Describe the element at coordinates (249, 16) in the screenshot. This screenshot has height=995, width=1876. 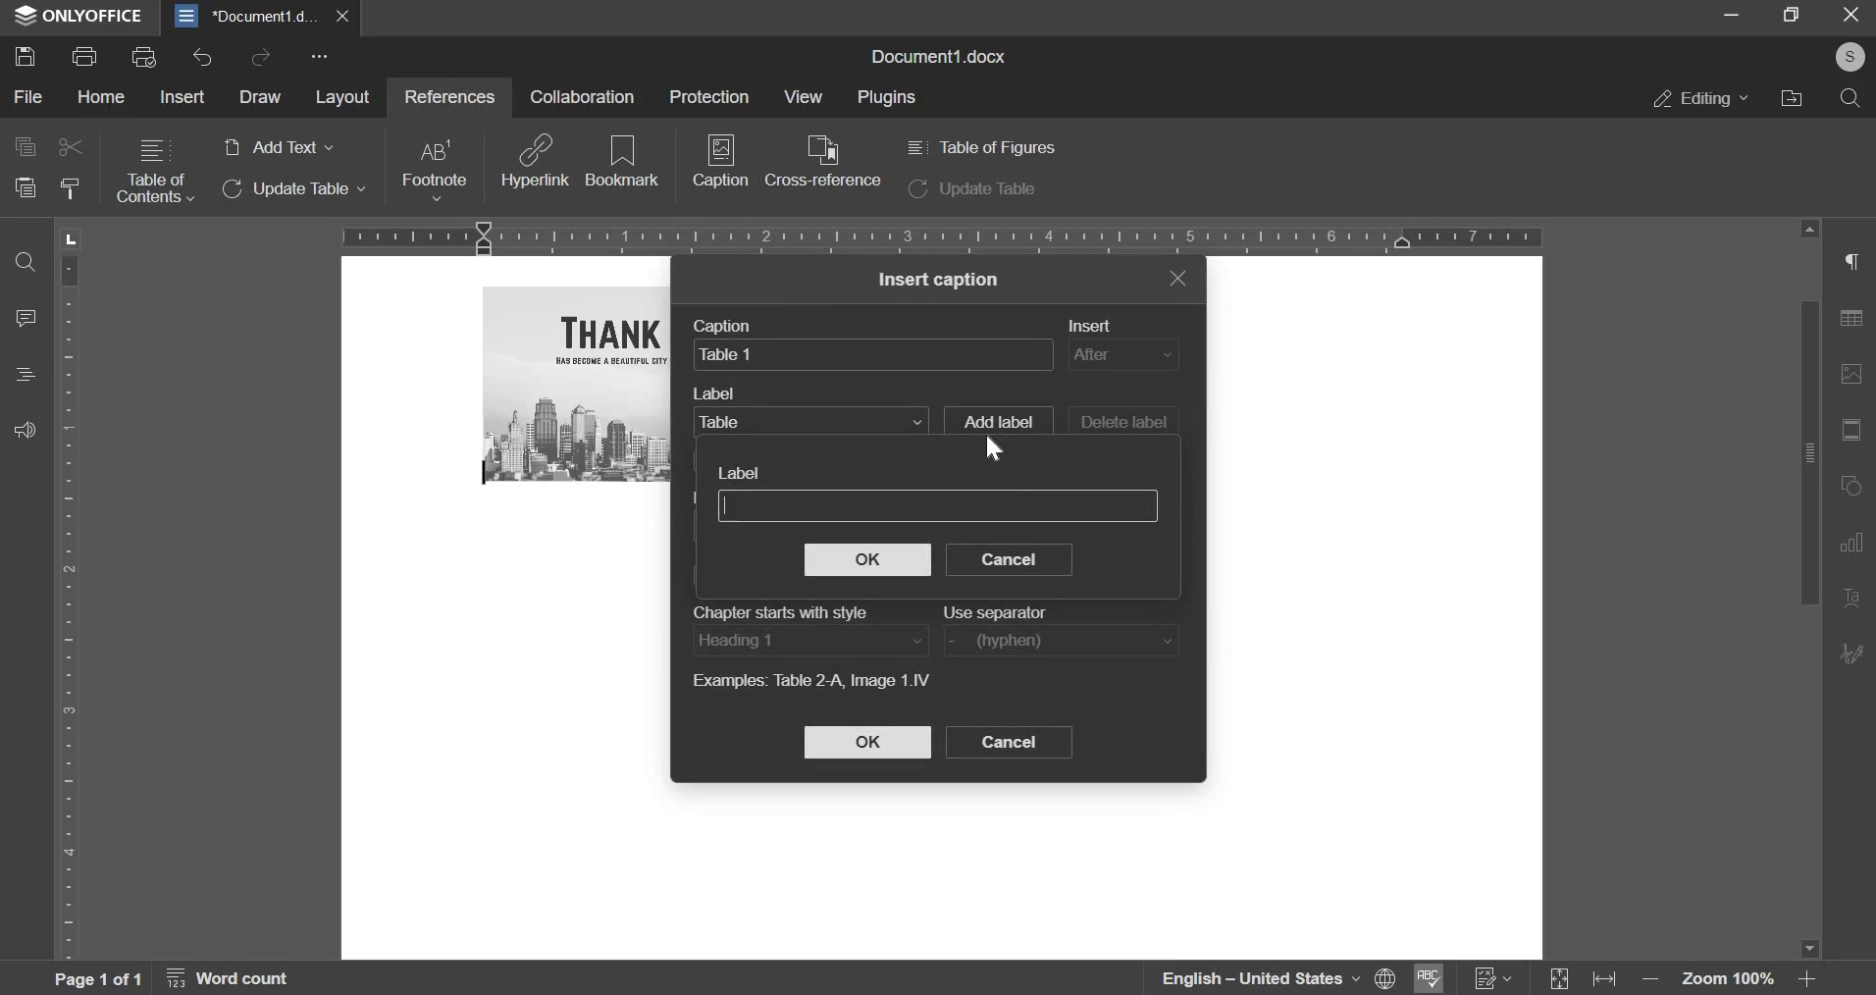
I see `document1.d` at that location.